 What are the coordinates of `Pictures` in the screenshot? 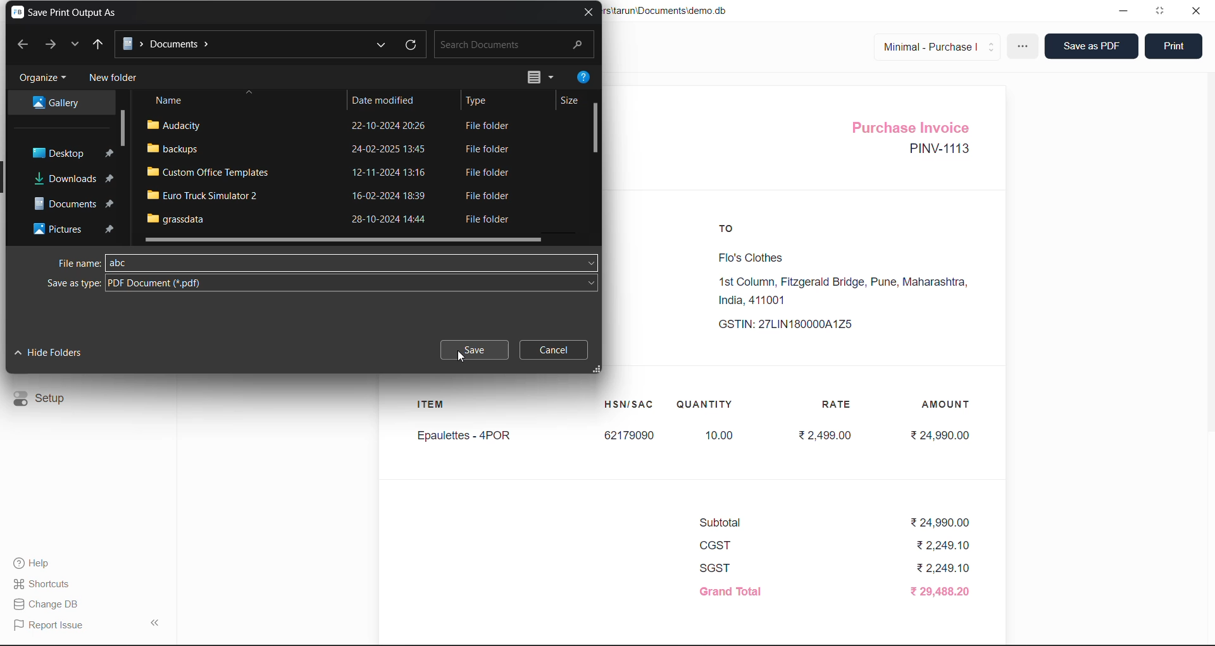 It's located at (74, 228).